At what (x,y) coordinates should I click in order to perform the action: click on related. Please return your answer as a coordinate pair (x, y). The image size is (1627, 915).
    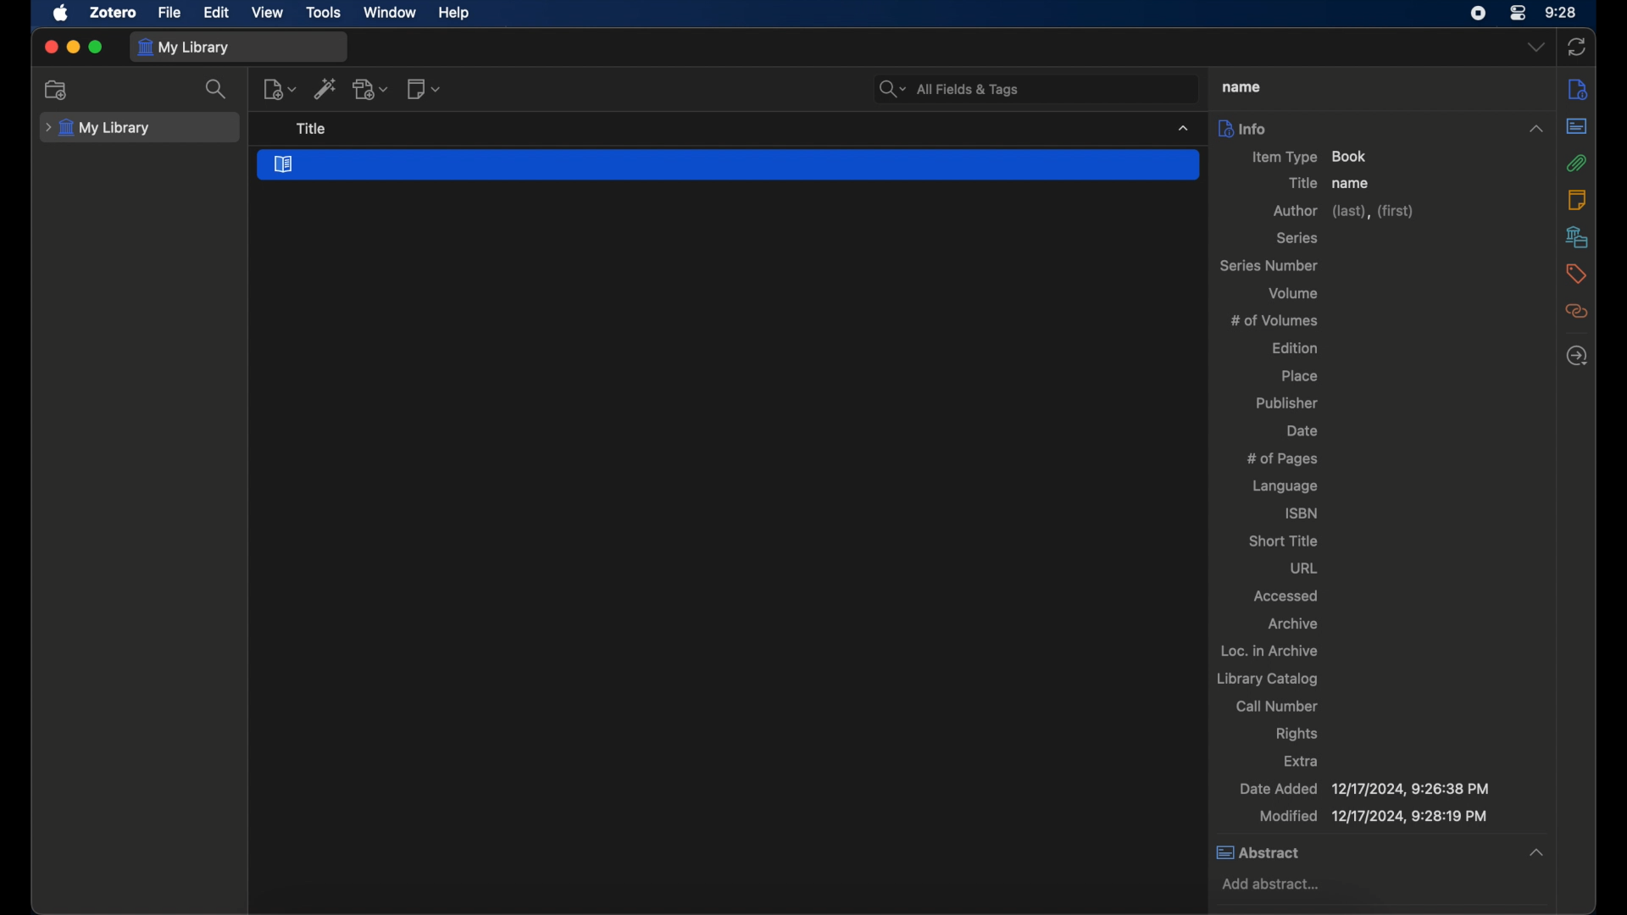
    Looking at the image, I should click on (1576, 311).